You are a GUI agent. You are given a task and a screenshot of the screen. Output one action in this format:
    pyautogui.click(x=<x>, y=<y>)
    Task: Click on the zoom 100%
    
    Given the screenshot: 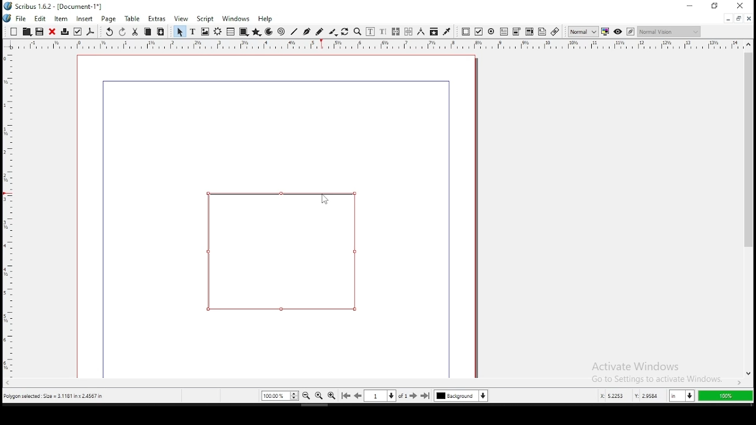 What is the action you would take?
    pyautogui.click(x=280, y=395)
    